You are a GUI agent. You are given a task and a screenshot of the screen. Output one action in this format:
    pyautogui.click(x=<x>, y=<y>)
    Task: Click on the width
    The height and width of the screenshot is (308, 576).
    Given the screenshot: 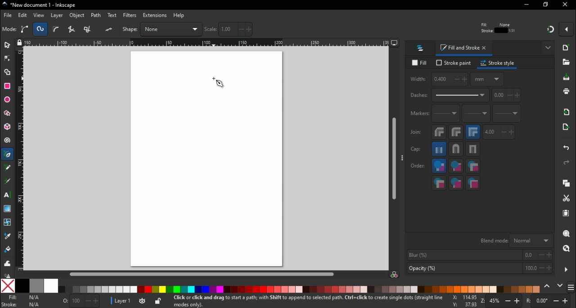 What is the action you would take?
    pyautogui.click(x=439, y=81)
    